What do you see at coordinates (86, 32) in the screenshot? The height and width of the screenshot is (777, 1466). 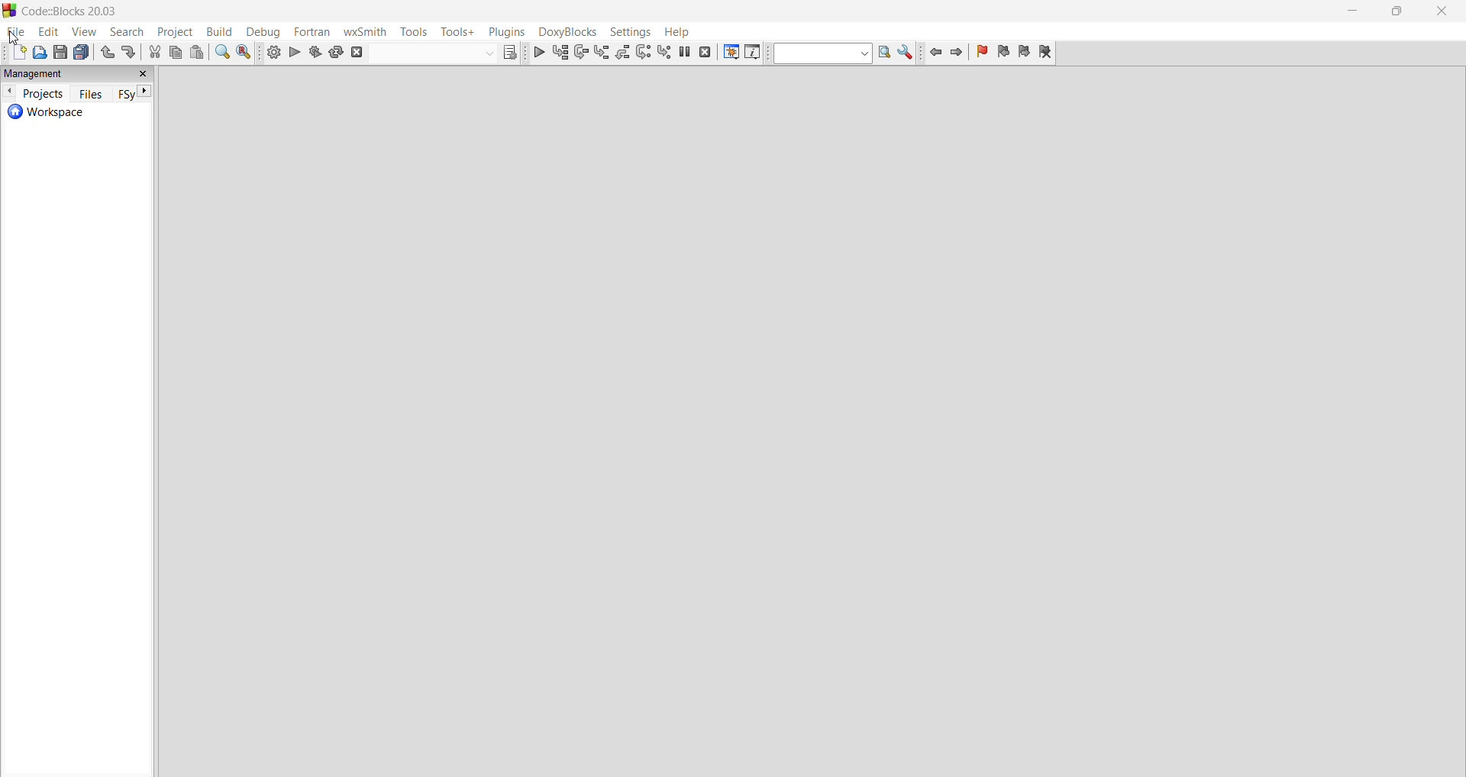 I see `view` at bounding box center [86, 32].